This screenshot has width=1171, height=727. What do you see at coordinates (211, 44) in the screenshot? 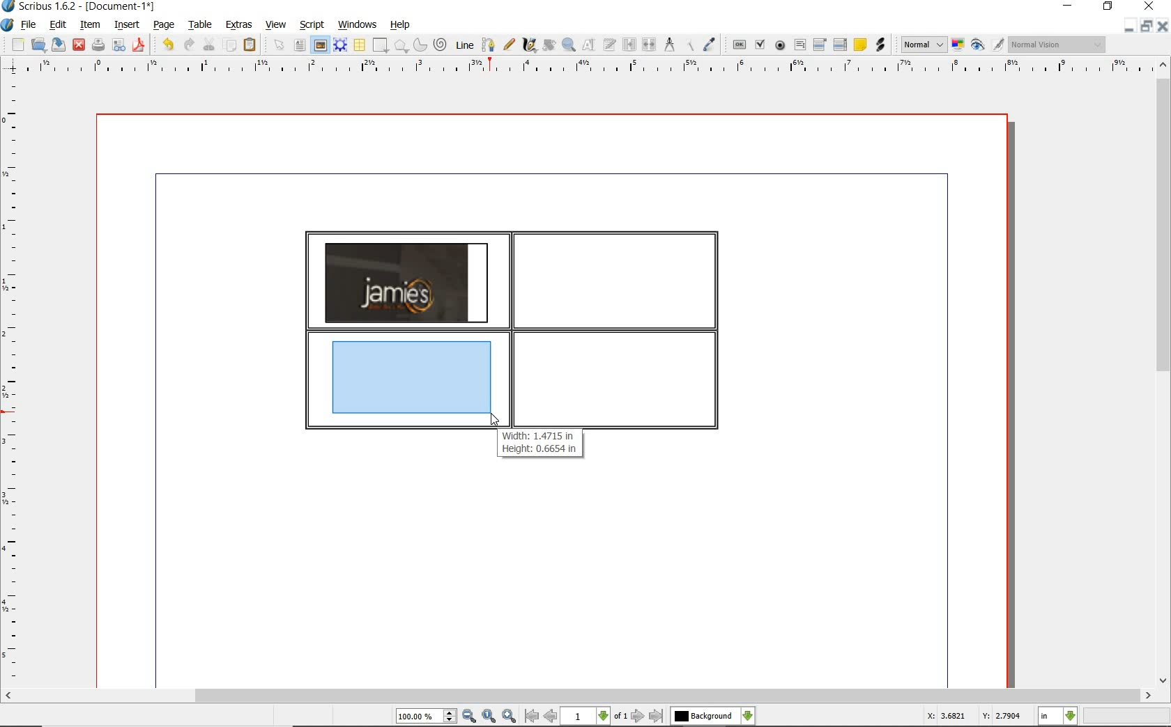
I see `cut` at bounding box center [211, 44].